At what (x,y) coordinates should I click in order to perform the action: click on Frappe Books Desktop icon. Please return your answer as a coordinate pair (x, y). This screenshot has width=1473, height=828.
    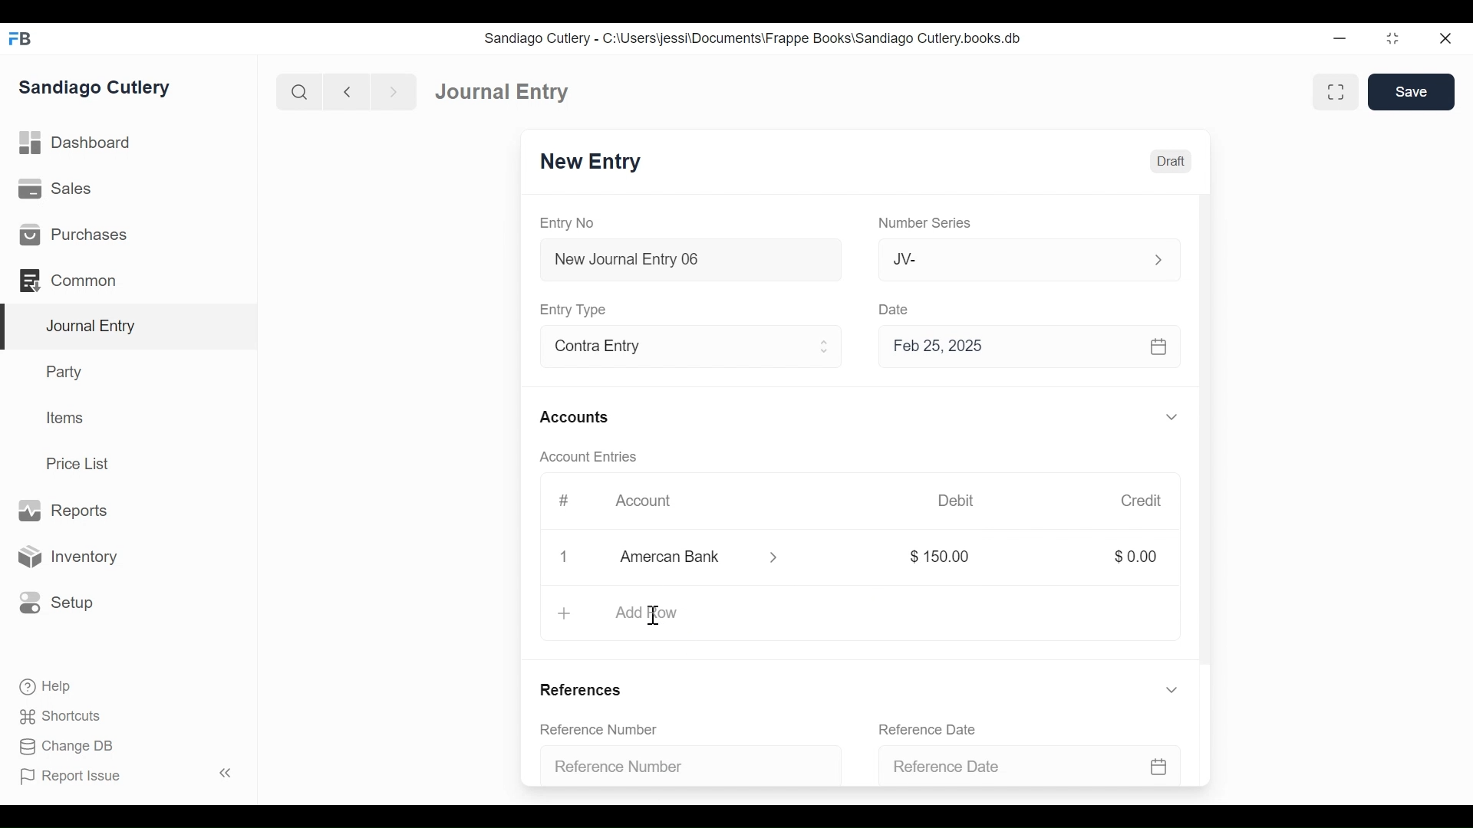
    Looking at the image, I should click on (21, 39).